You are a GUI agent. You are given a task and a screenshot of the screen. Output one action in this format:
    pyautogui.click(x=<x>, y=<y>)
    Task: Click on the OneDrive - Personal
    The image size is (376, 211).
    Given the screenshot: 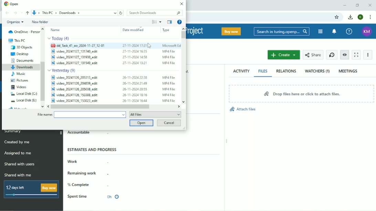 What is the action you would take?
    pyautogui.click(x=24, y=32)
    